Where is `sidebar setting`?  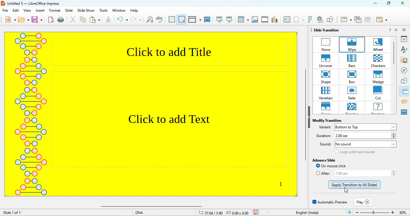
sidebar setting is located at coordinates (406, 30).